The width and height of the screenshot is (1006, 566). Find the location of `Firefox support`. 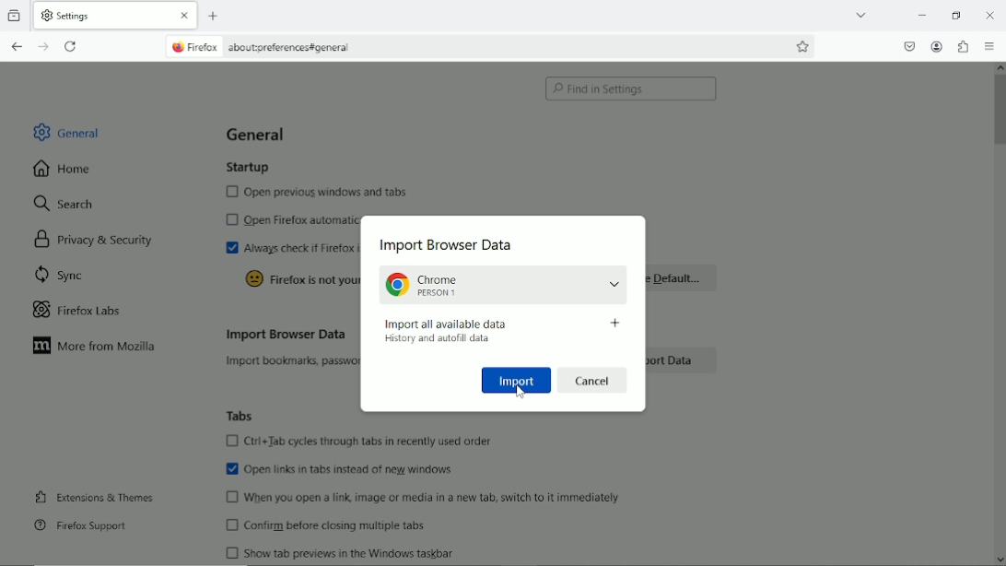

Firefox support is located at coordinates (79, 525).